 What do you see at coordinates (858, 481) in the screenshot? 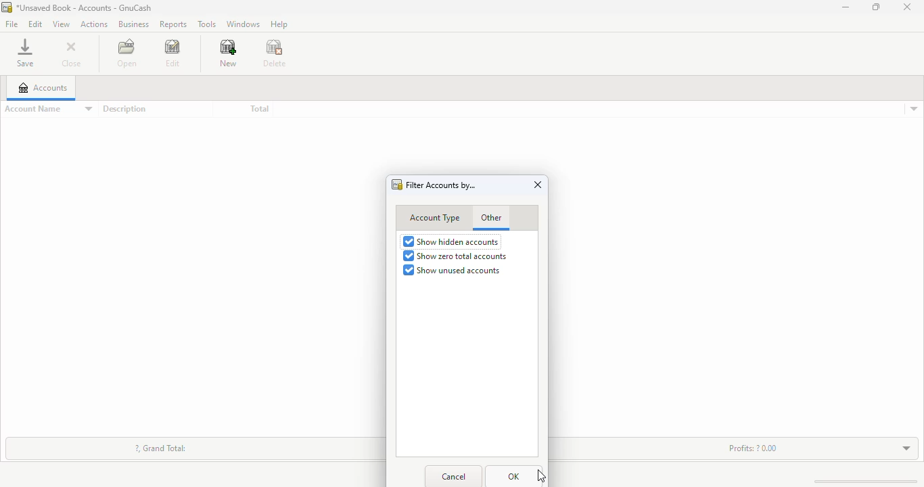
I see `scroll` at bounding box center [858, 481].